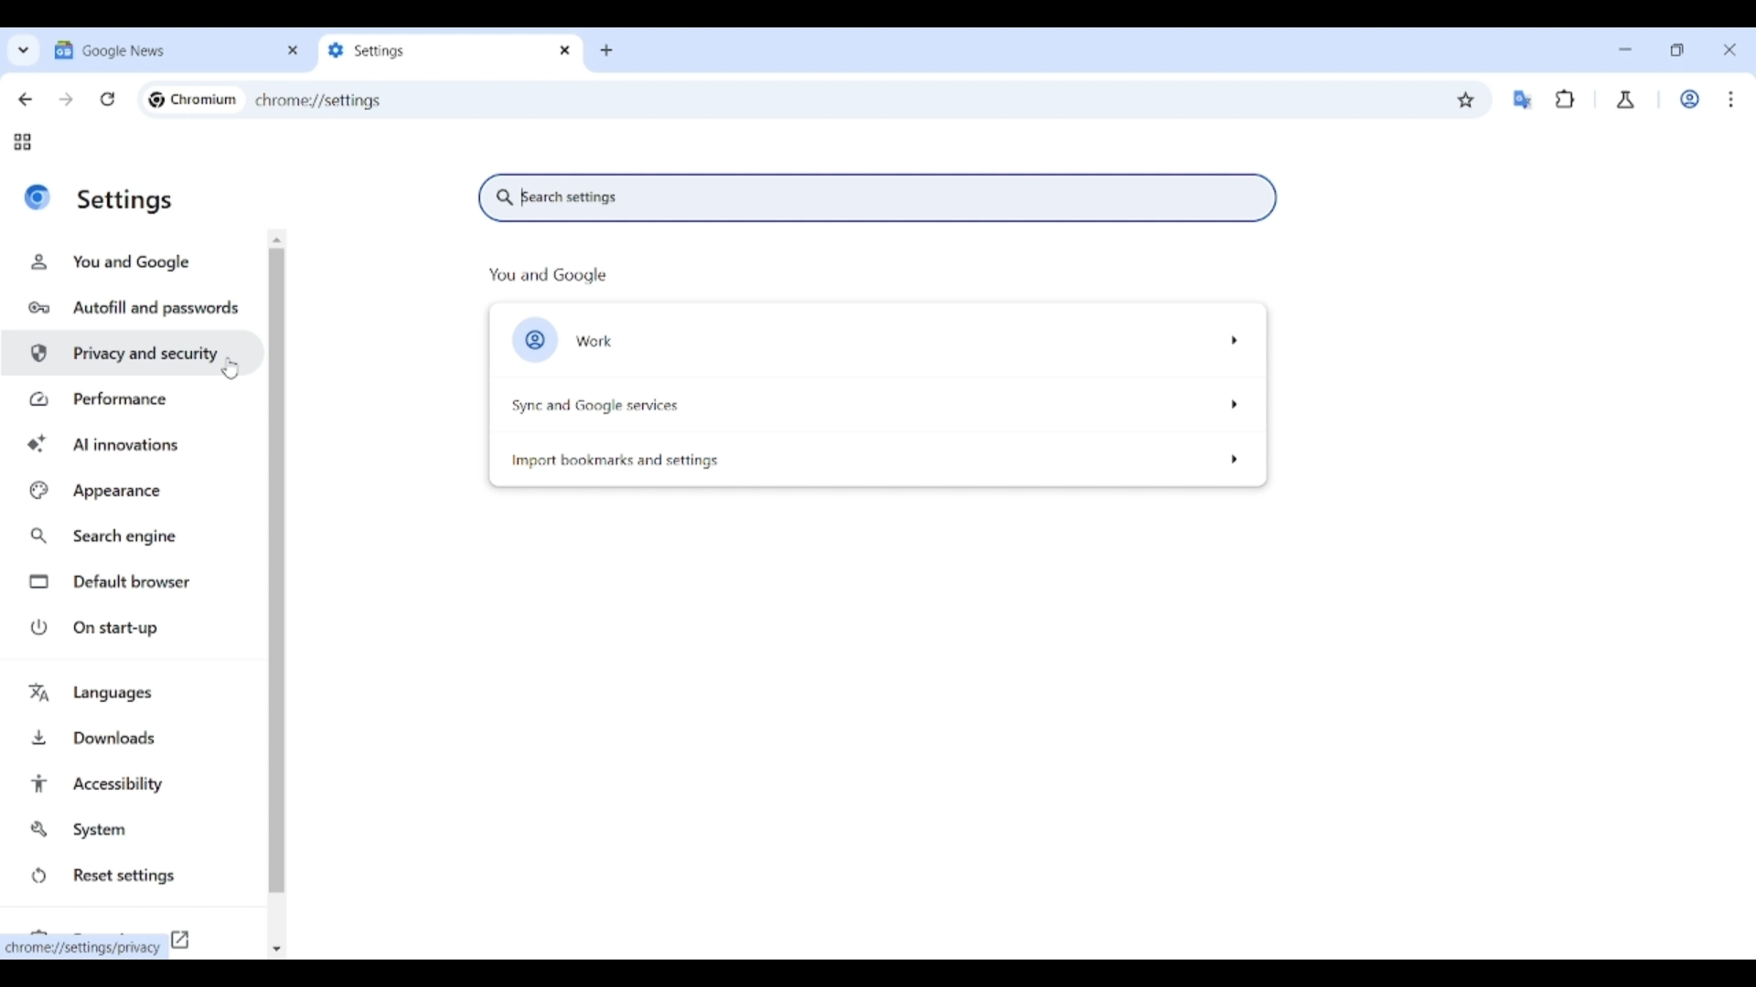 The height and width of the screenshot is (987, 1756). Describe the element at coordinates (134, 784) in the screenshot. I see `Accessibility` at that location.